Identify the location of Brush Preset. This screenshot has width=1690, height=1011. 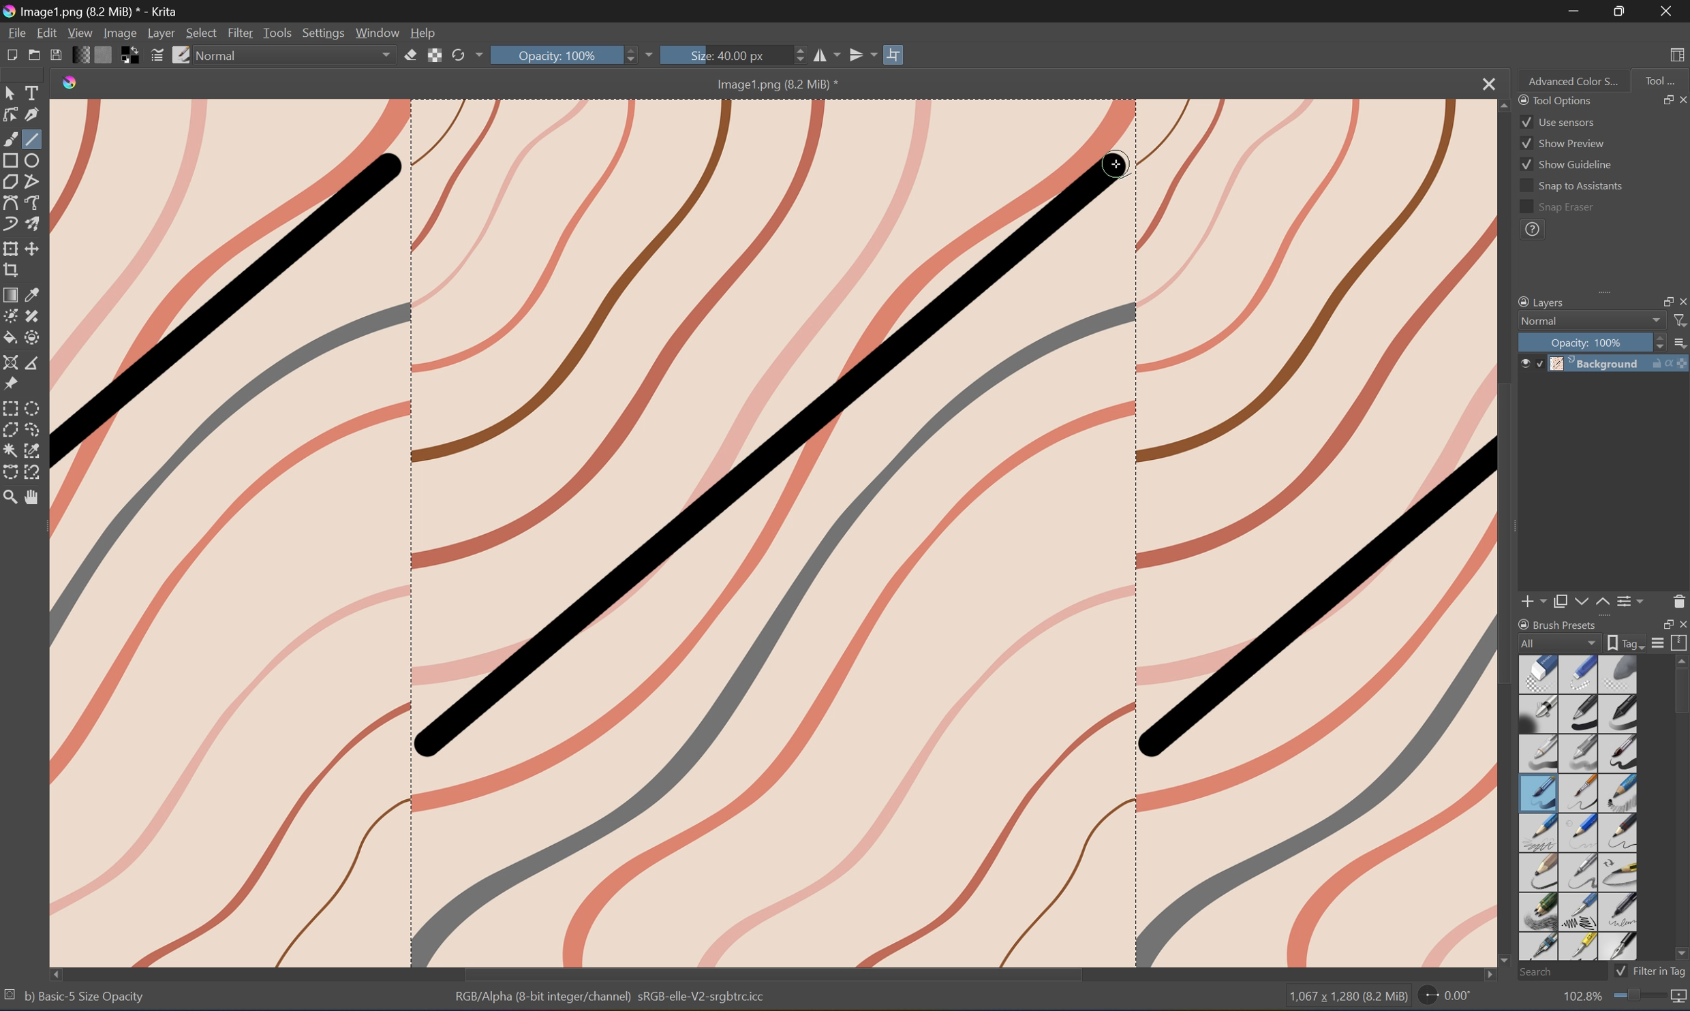
(1558, 622).